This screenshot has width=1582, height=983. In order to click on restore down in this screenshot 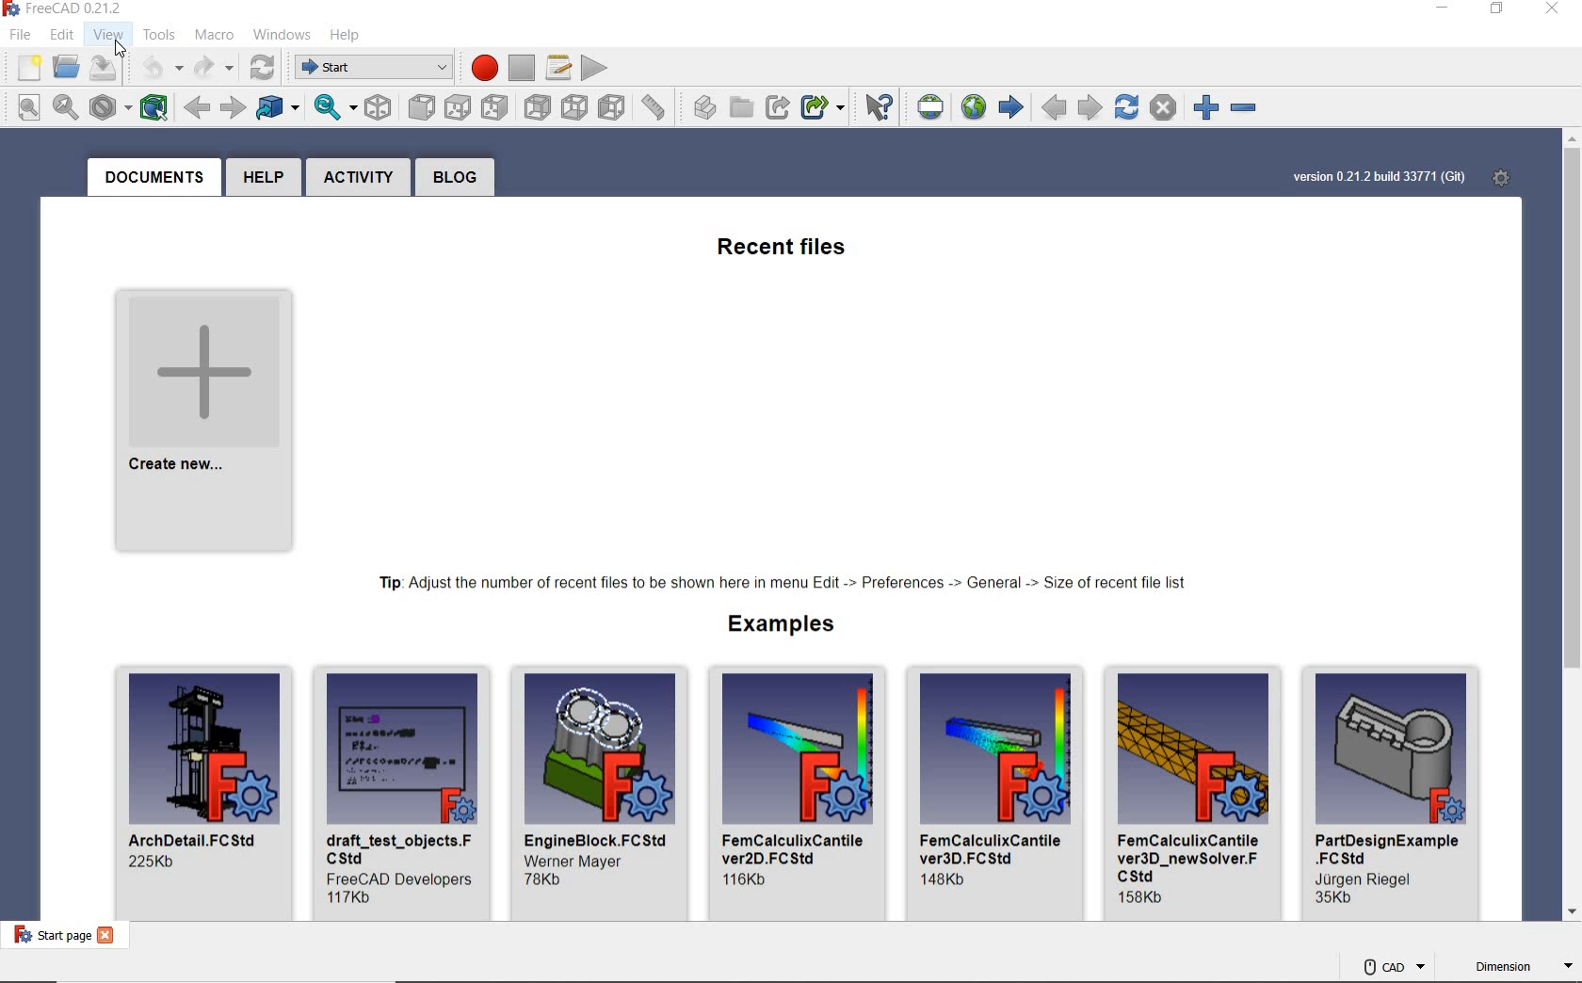, I will do `click(1498, 9)`.